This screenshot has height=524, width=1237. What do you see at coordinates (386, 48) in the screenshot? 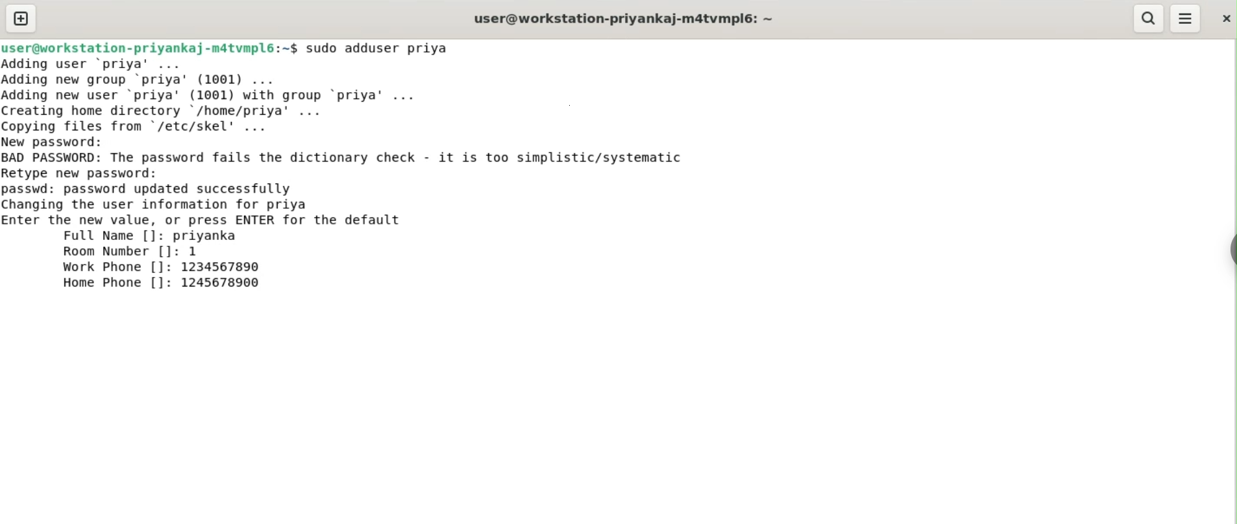
I see `sudo adduser priya` at bounding box center [386, 48].